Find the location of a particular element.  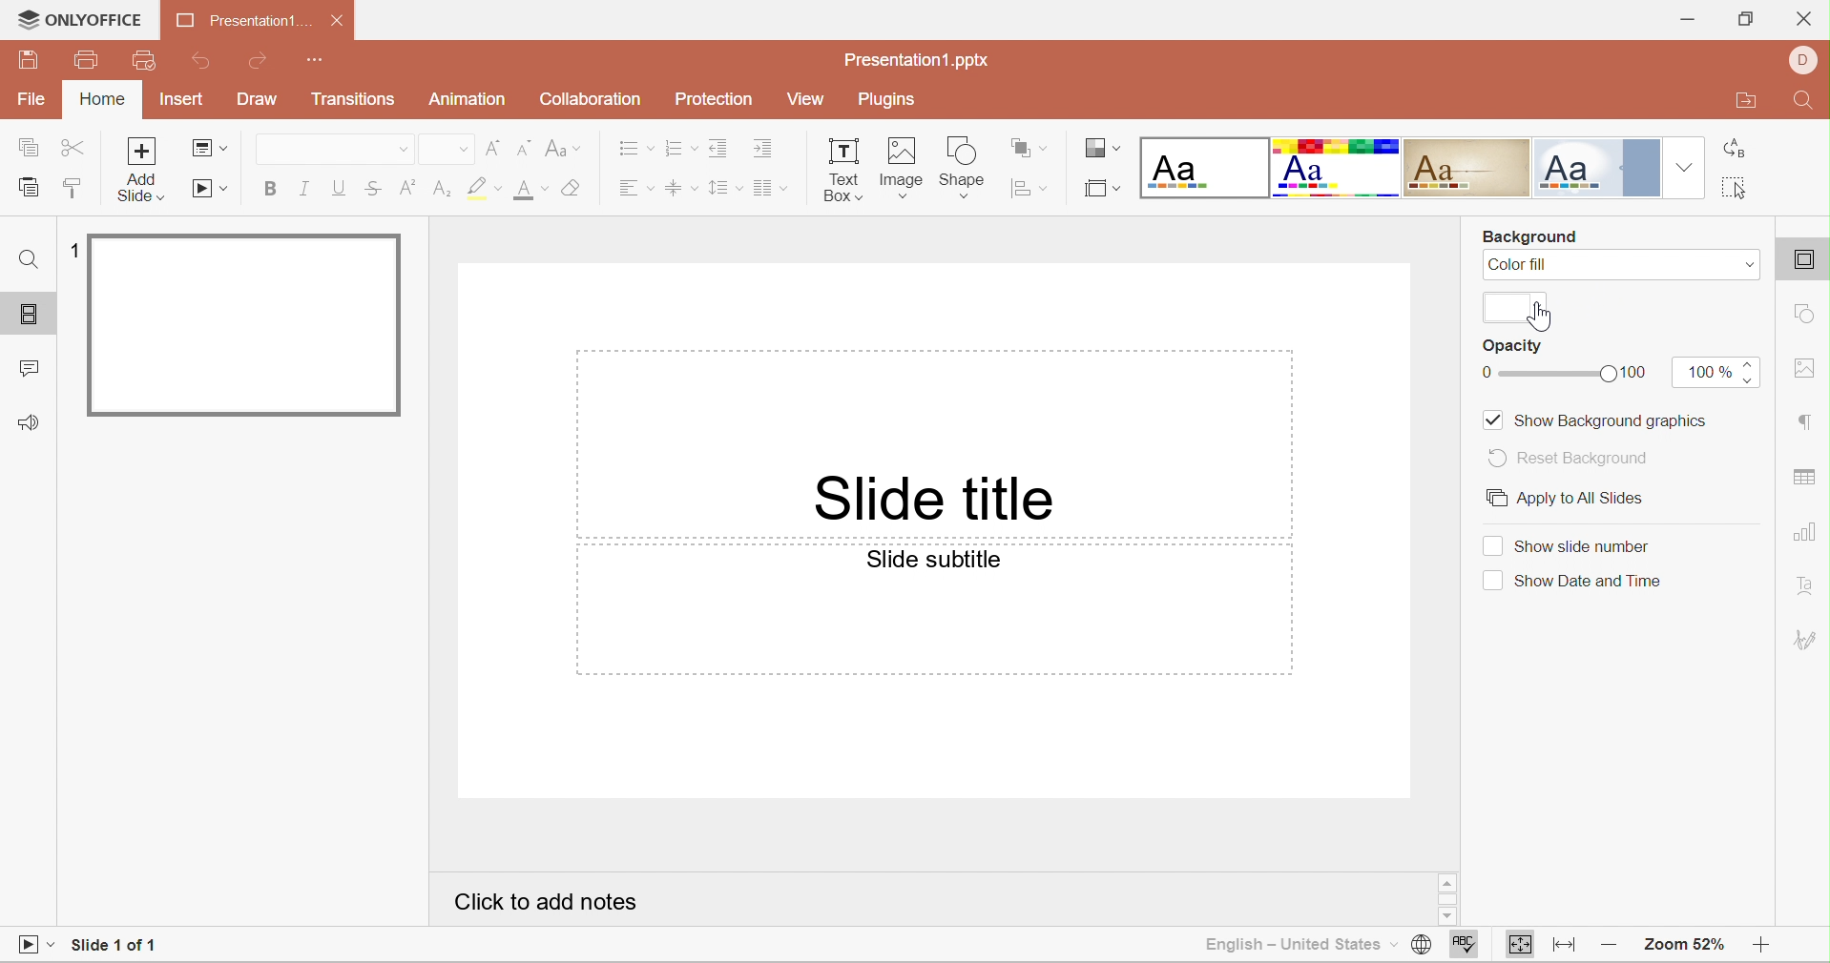

Zoom out is located at coordinates (1611, 947).